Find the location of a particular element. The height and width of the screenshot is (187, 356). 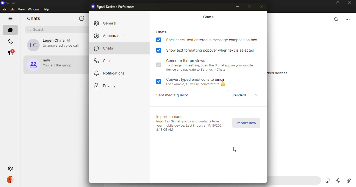

spell check is located at coordinates (214, 40).